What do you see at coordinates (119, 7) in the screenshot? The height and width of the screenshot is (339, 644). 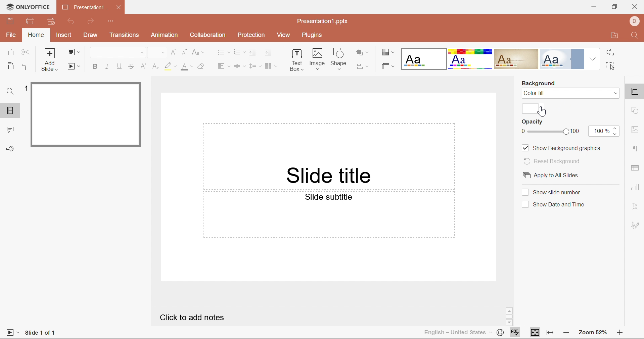 I see `Close` at bounding box center [119, 7].